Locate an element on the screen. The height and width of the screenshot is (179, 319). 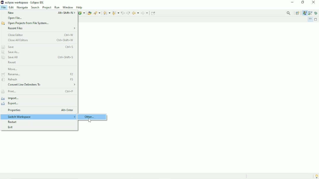
Access commands and other items is located at coordinates (289, 13).